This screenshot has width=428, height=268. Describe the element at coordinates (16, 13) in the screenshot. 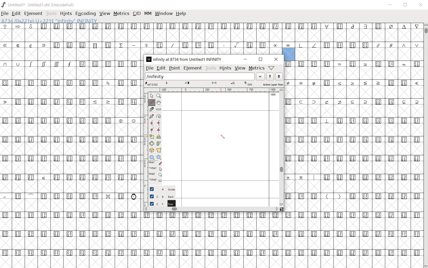

I see `edit` at that location.